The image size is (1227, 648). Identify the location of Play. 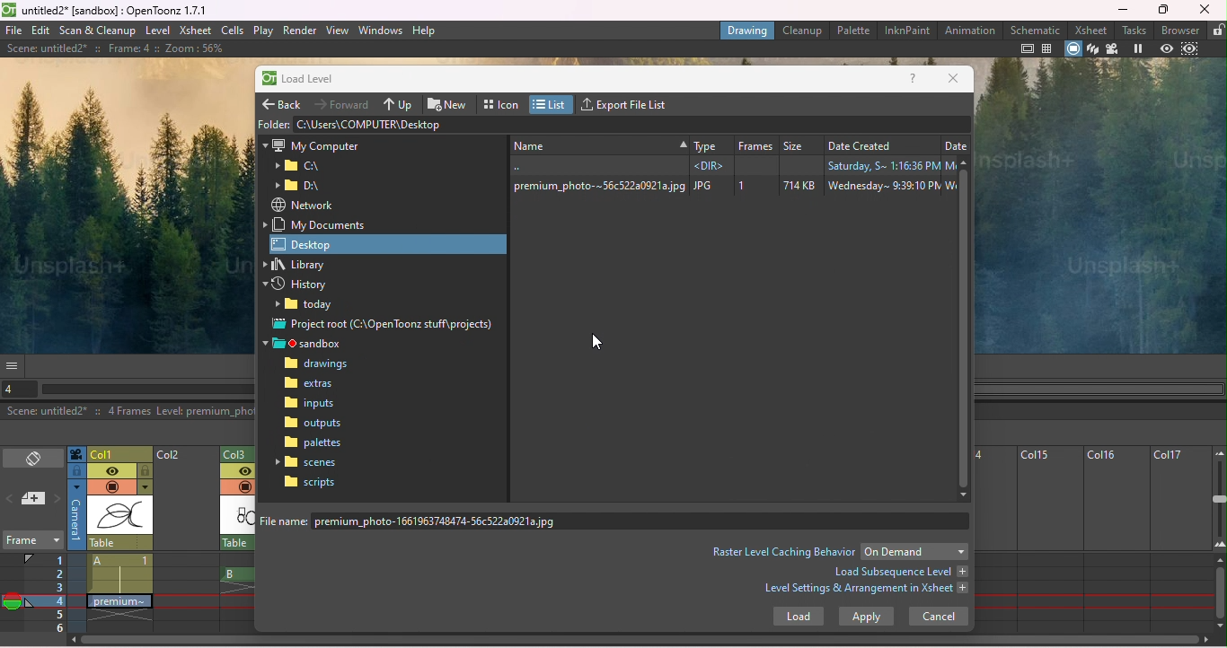
(263, 31).